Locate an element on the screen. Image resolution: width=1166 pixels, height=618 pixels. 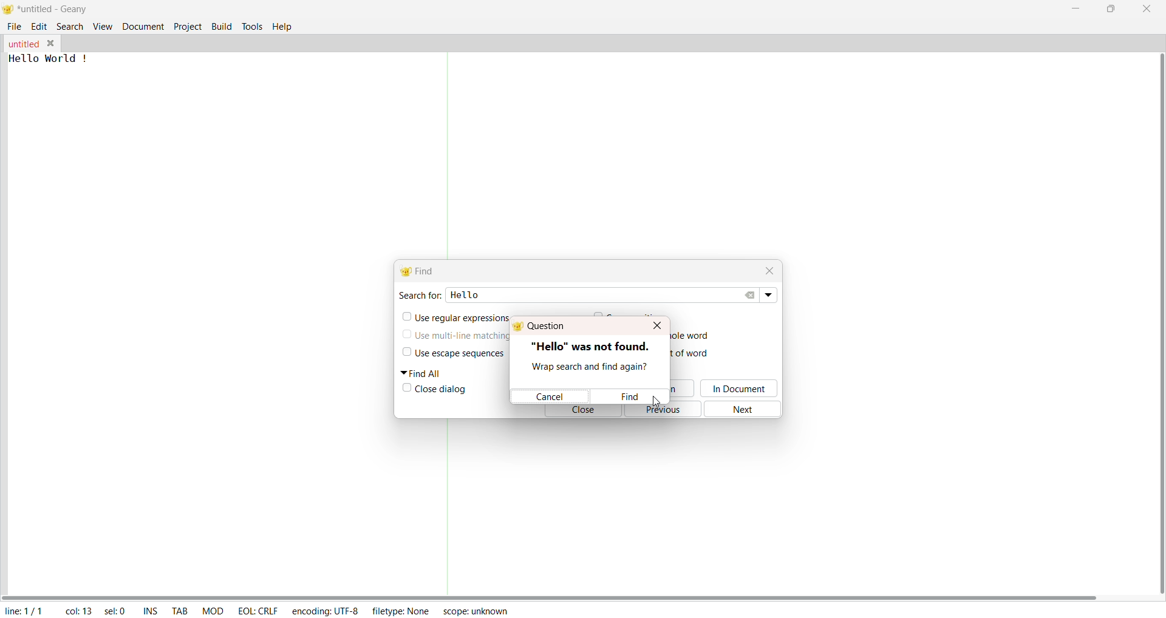
Close Dialog Box is located at coordinates (769, 270).